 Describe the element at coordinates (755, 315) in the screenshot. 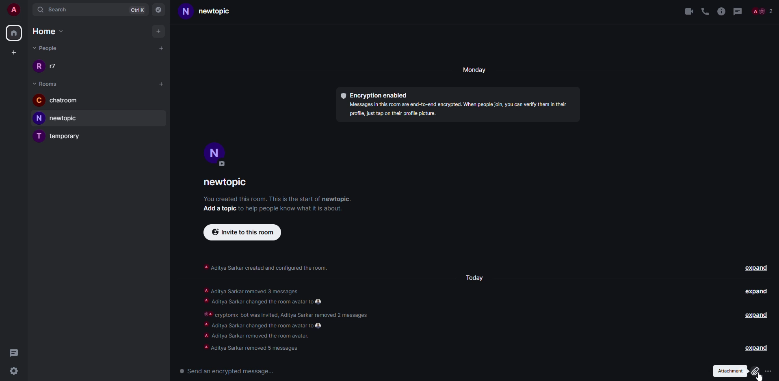

I see `expand` at that location.